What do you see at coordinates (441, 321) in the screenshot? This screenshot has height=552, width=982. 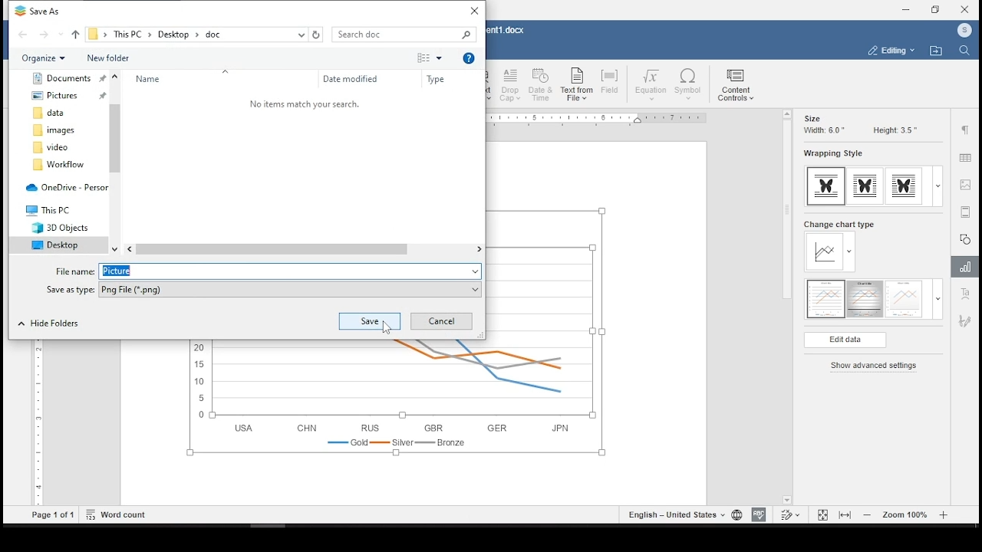 I see `cancel` at bounding box center [441, 321].